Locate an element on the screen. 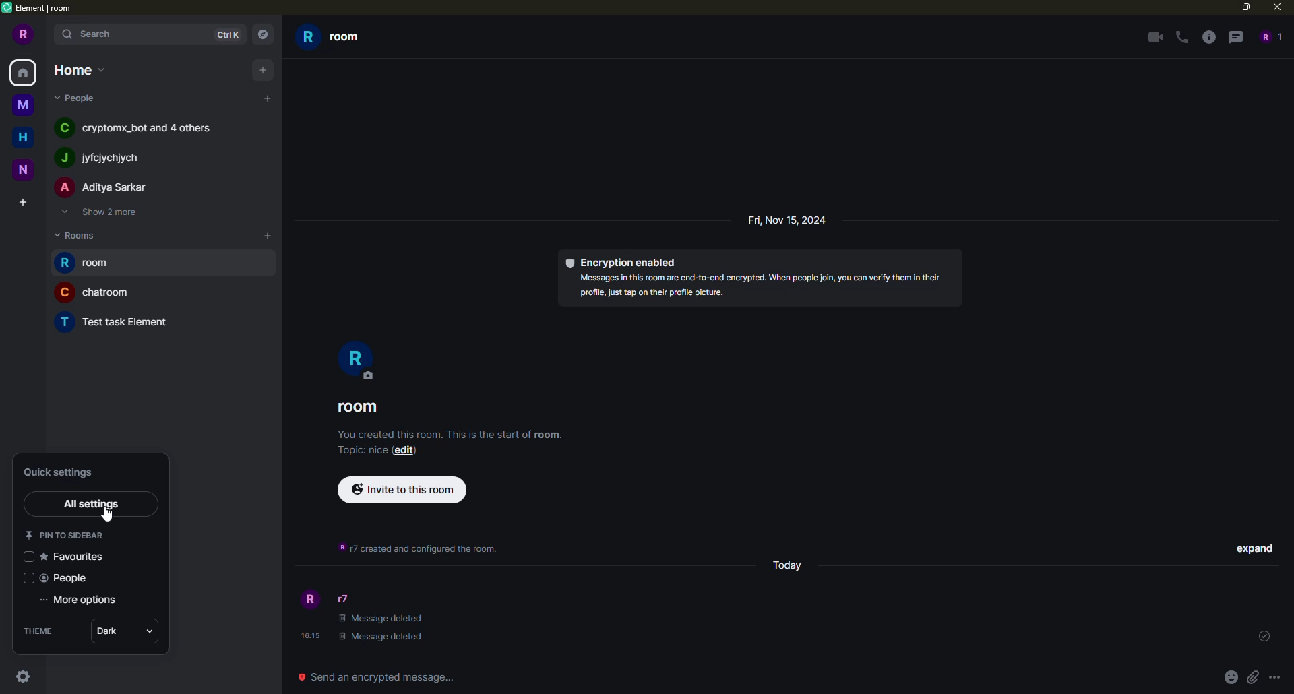 Image resolution: width=1294 pixels, height=694 pixels. create space is located at coordinates (22, 203).